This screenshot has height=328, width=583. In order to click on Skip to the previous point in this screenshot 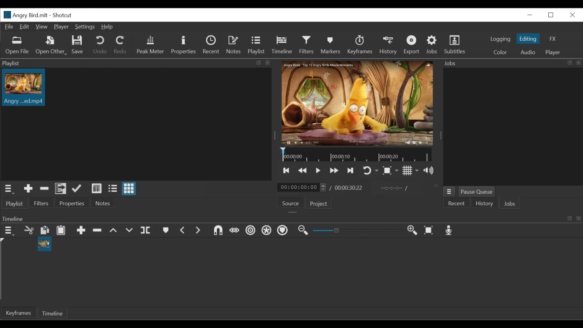, I will do `click(287, 170)`.